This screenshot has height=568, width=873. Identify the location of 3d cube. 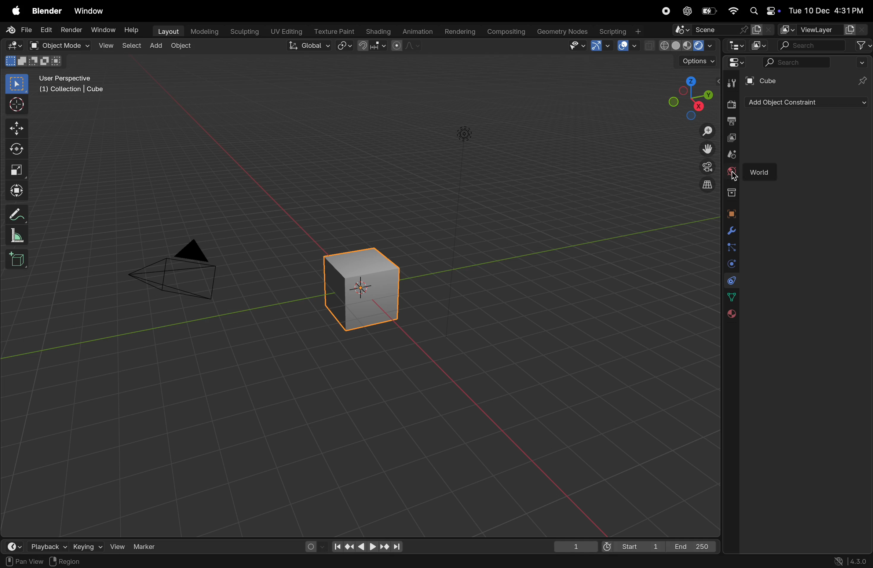
(366, 285).